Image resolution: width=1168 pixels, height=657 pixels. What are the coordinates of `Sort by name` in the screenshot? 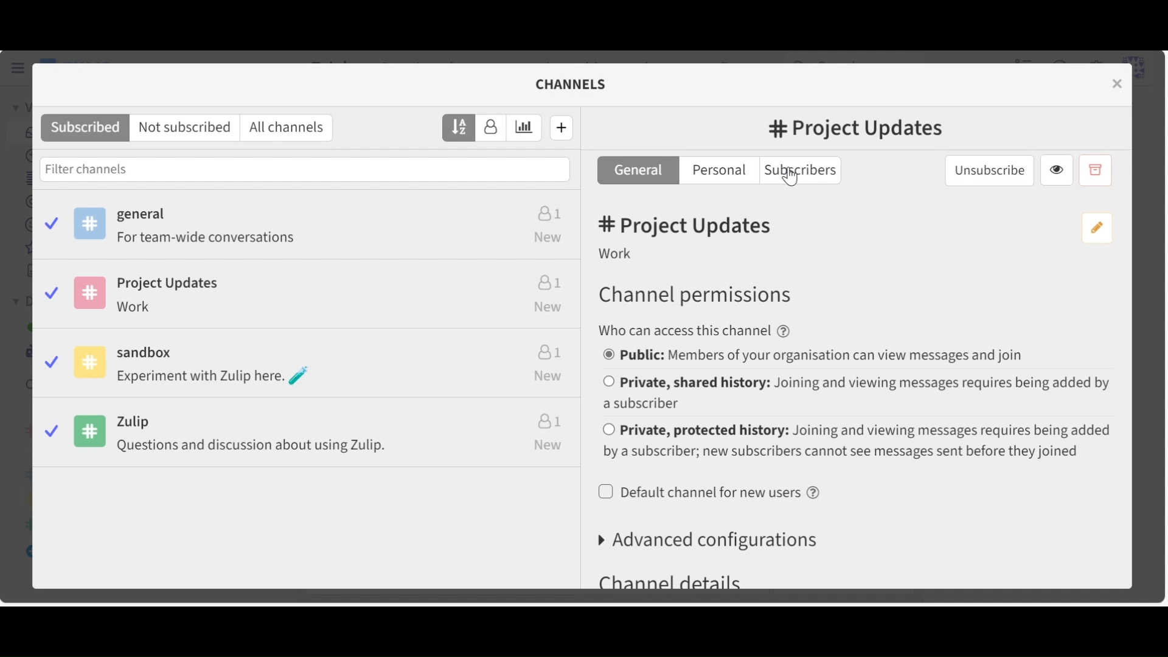 It's located at (459, 127).